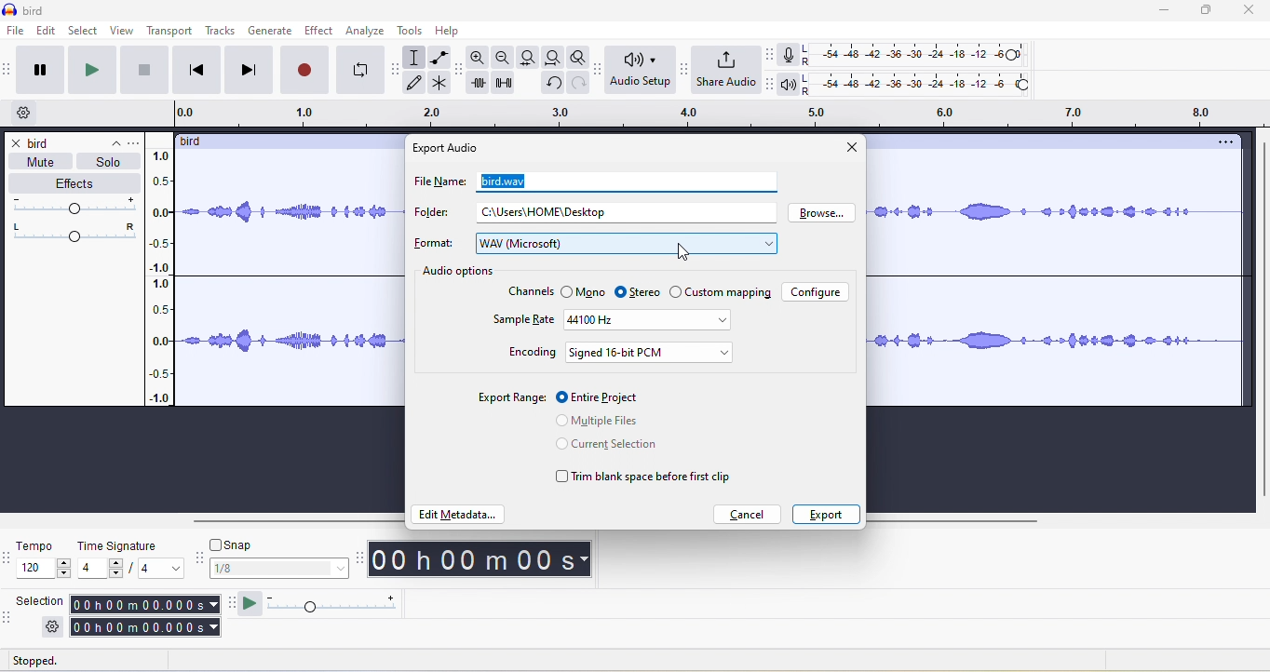  Describe the element at coordinates (202, 561) in the screenshot. I see `audacity snapping toolbar` at that location.